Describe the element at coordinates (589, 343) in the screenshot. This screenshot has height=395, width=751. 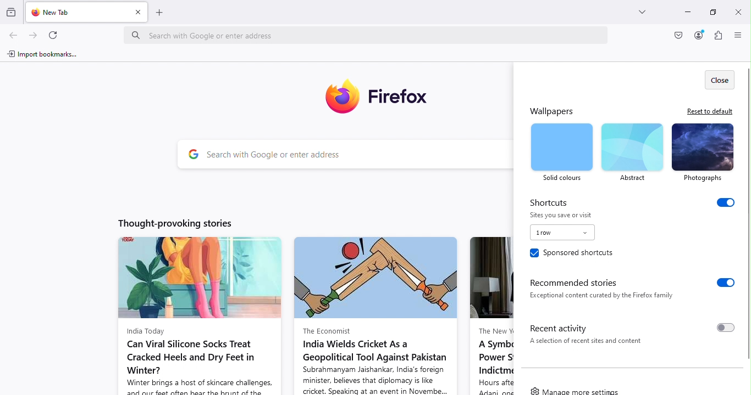
I see `A selection of recent sites and content` at that location.